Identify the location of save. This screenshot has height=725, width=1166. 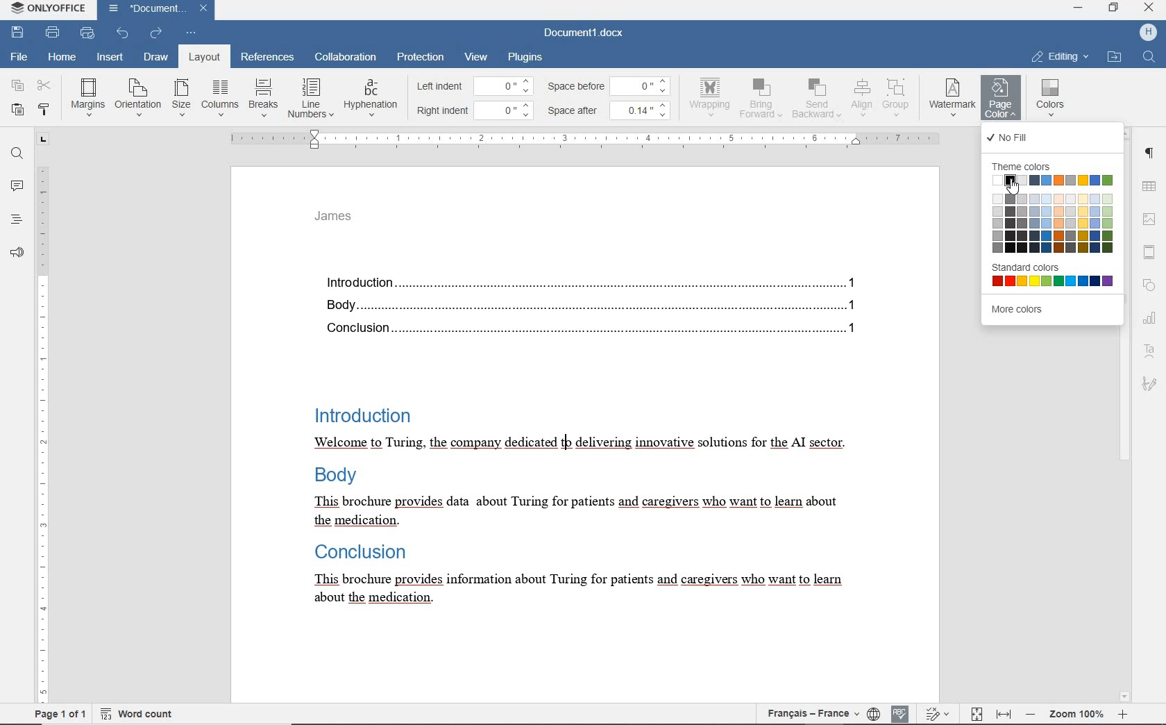
(19, 32).